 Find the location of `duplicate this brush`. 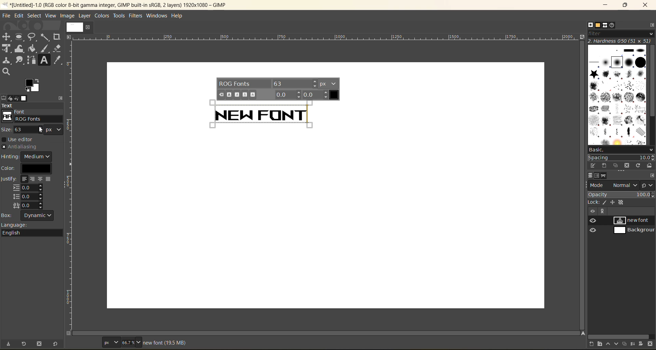

duplicate this brush is located at coordinates (616, 165).